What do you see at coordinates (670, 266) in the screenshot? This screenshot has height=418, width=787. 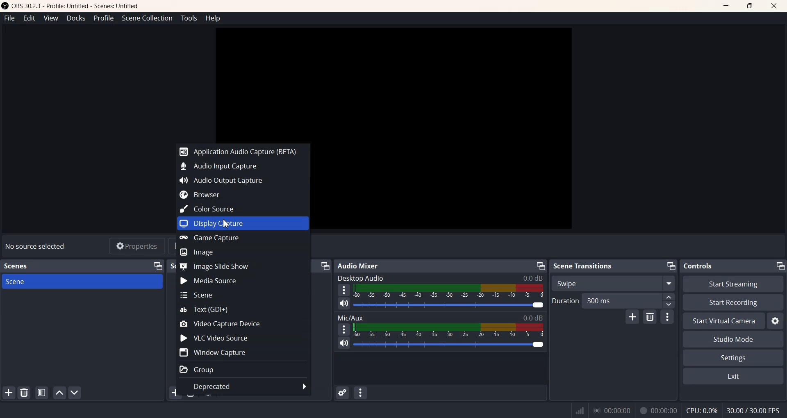 I see `Minimize` at bounding box center [670, 266].